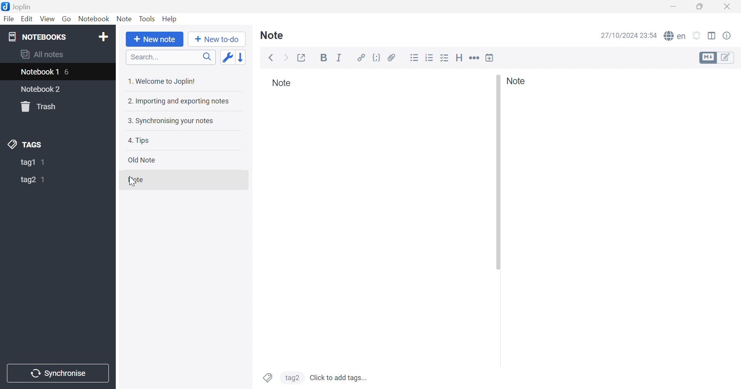  Describe the element at coordinates (629, 36) in the screenshot. I see `27/10/2024 23:54` at that location.